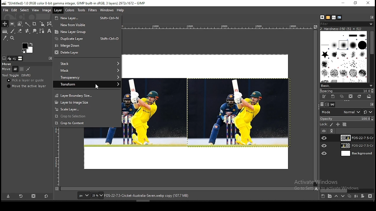 The image size is (376, 211). What do you see at coordinates (368, 3) in the screenshot?
I see `close` at bounding box center [368, 3].